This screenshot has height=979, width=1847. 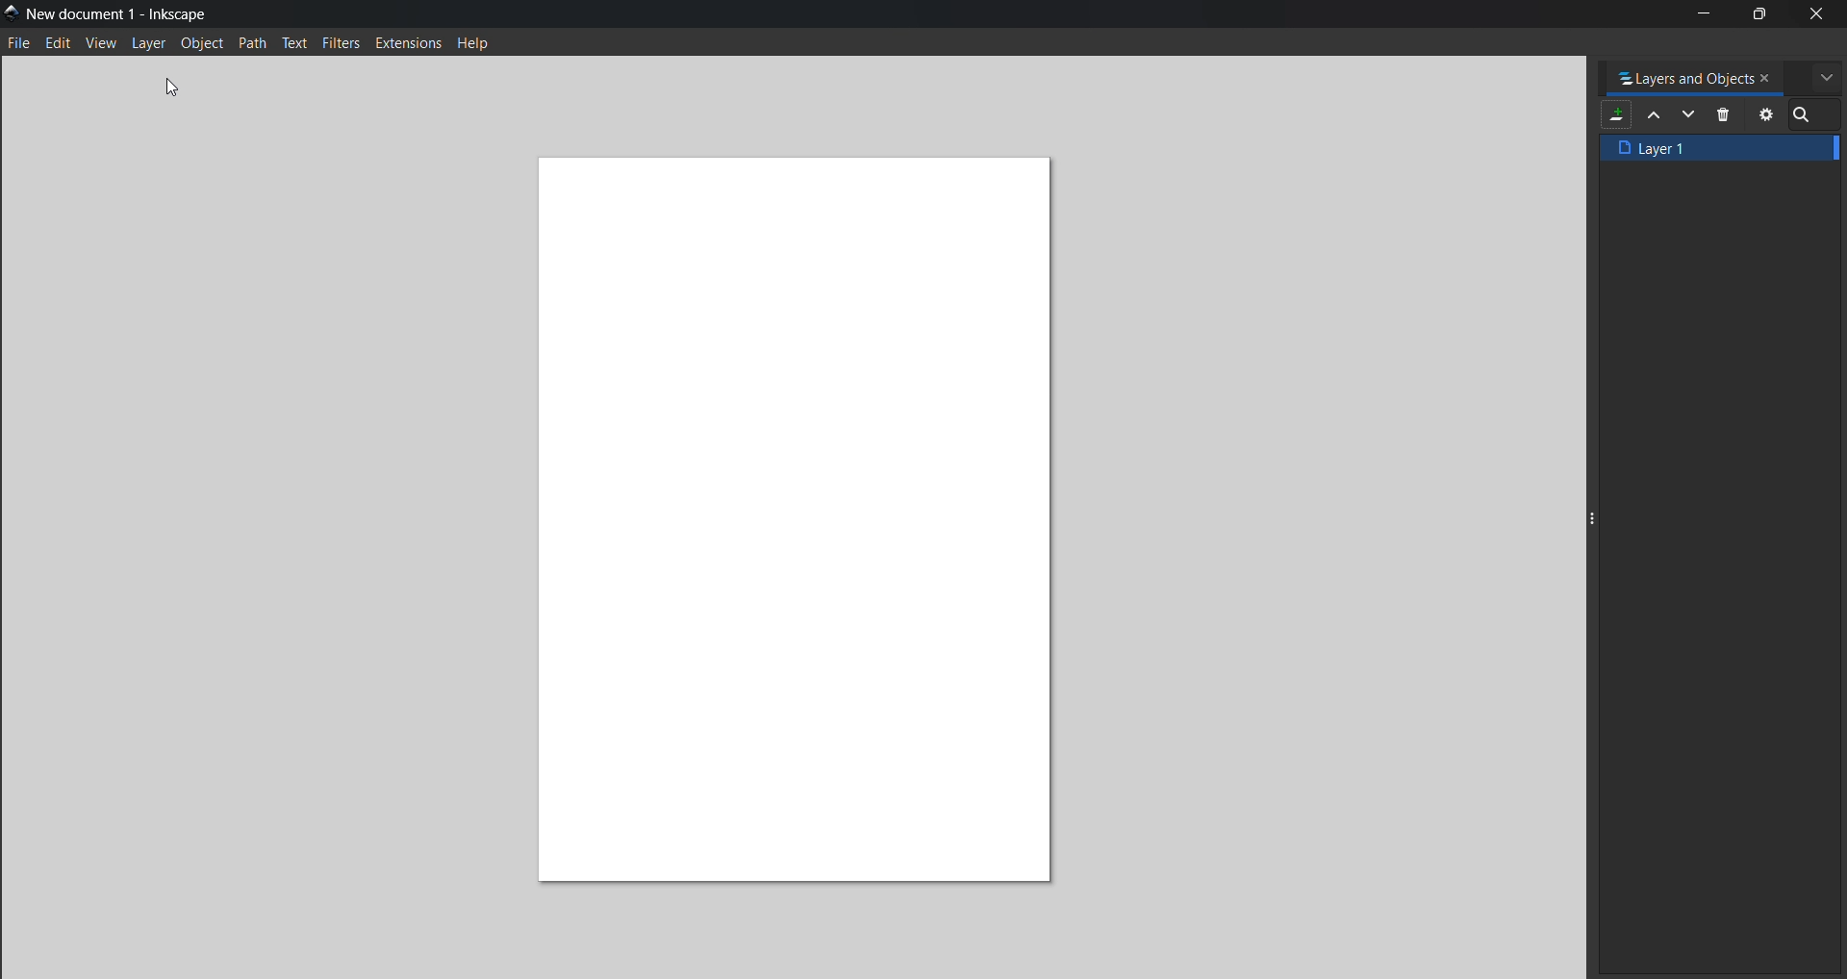 What do you see at coordinates (1770, 76) in the screenshot?
I see `close tab` at bounding box center [1770, 76].